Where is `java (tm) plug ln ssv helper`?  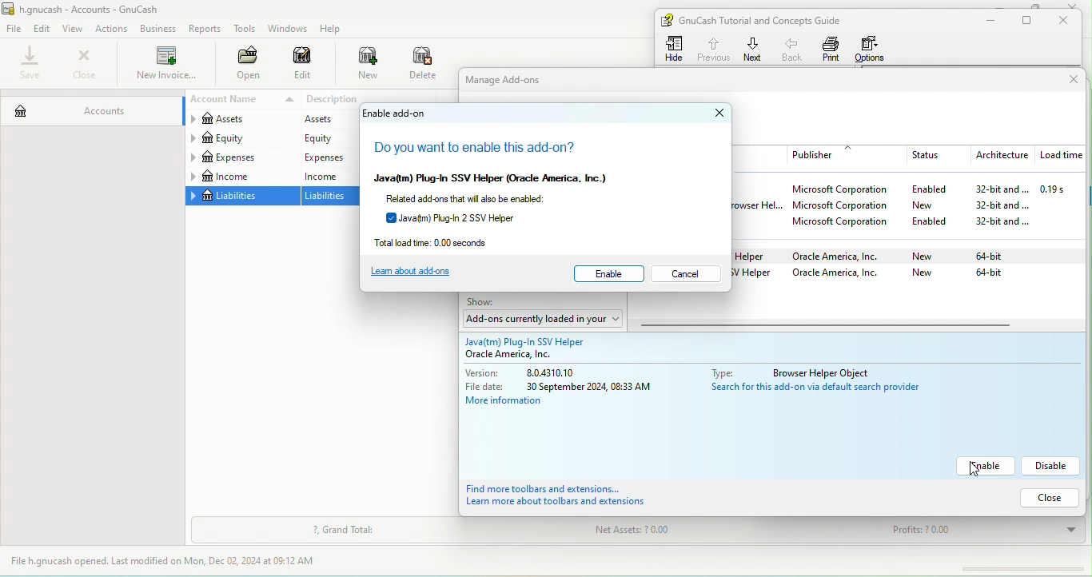 java (tm) plug ln ssv helper is located at coordinates (754, 256).